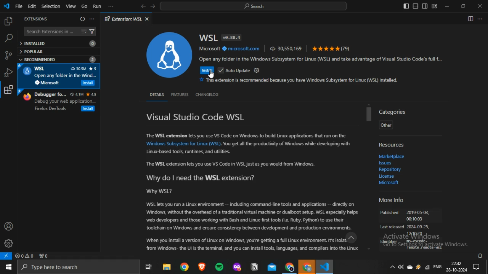 The image size is (488, 274). I want to click on ‘Windows Subsystem for Linux (WSL), so click(183, 143).